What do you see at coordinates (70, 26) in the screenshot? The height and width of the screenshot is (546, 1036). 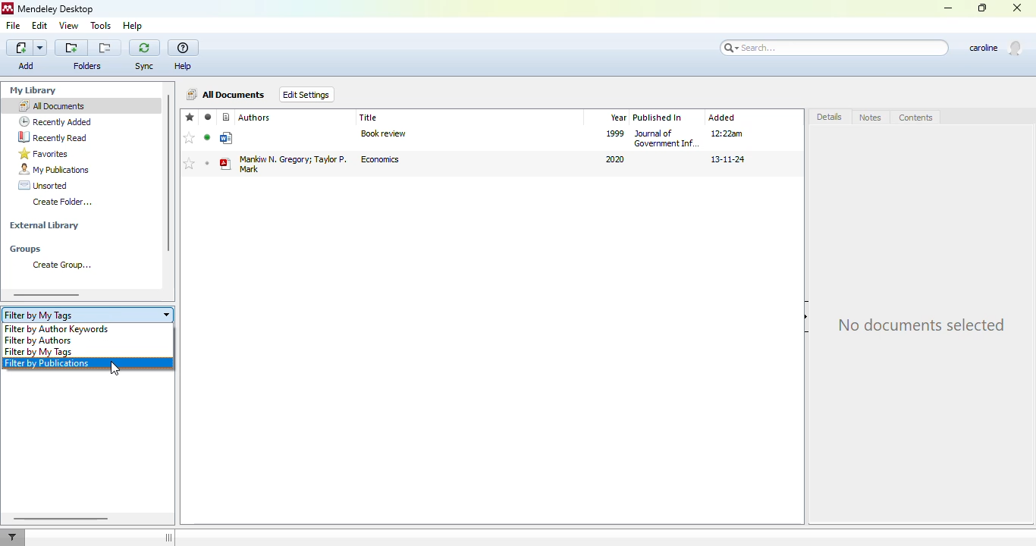 I see `view` at bounding box center [70, 26].